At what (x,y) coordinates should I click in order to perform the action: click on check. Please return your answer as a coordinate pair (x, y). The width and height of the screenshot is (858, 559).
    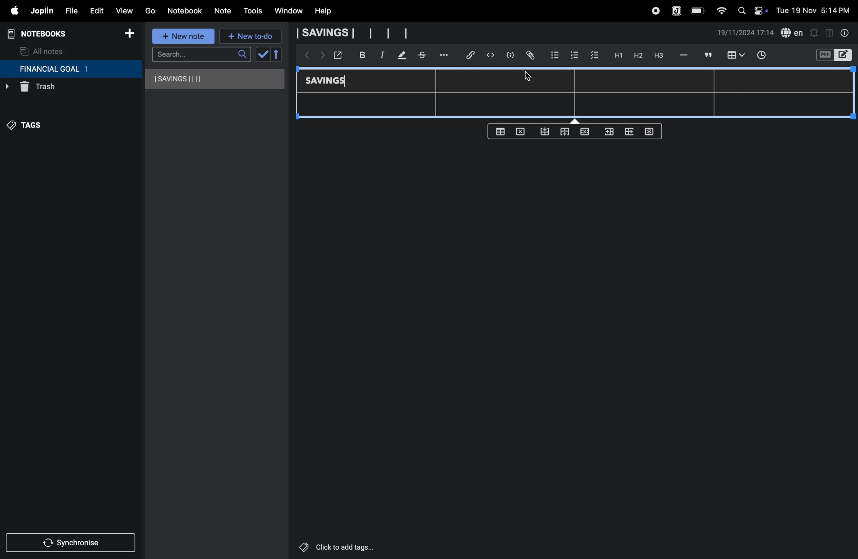
    Looking at the image, I should click on (262, 55).